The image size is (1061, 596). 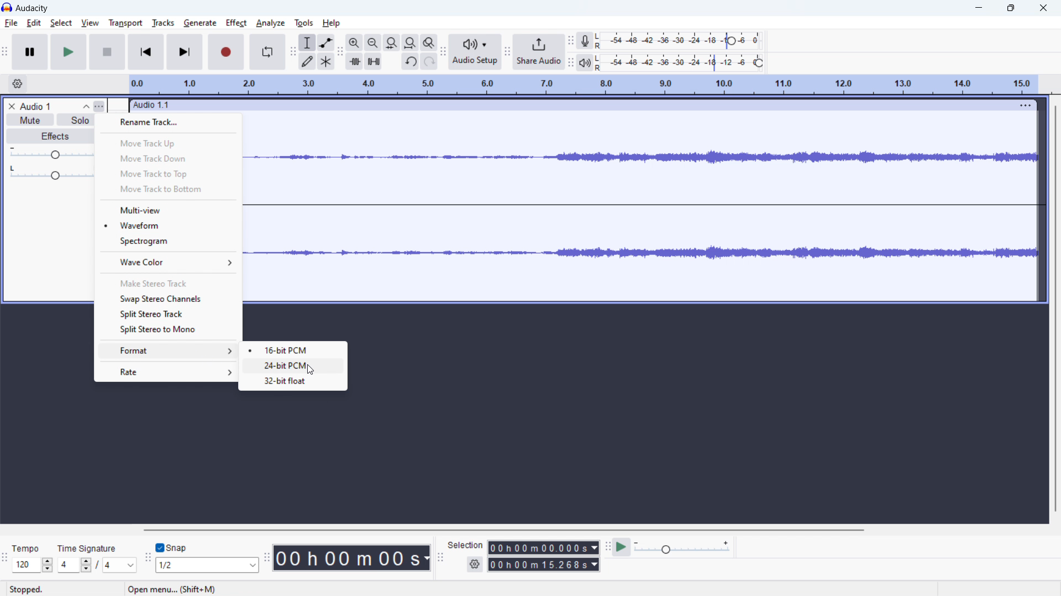 I want to click on record level, so click(x=682, y=41).